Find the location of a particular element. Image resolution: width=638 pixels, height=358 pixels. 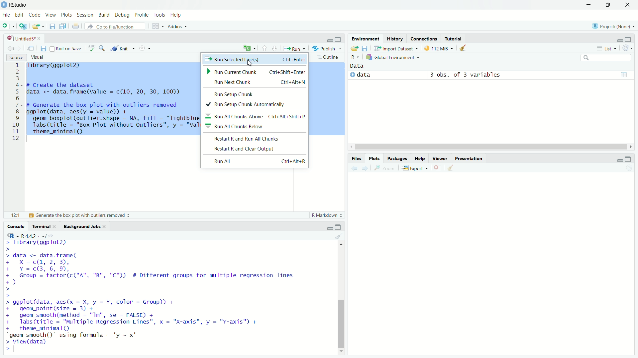

Restart R and Clear Output is located at coordinates (245, 149).